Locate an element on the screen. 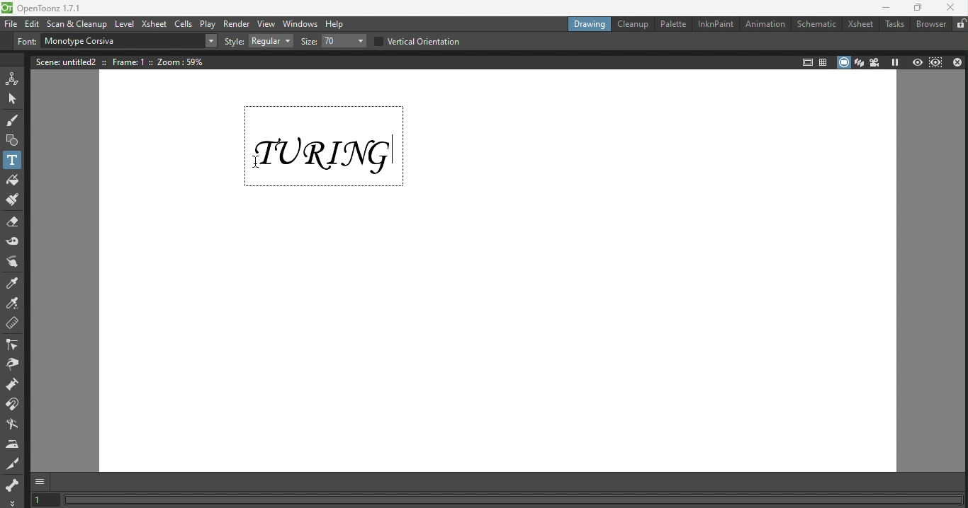 The height and width of the screenshot is (508, 968). Scene details is located at coordinates (118, 63).